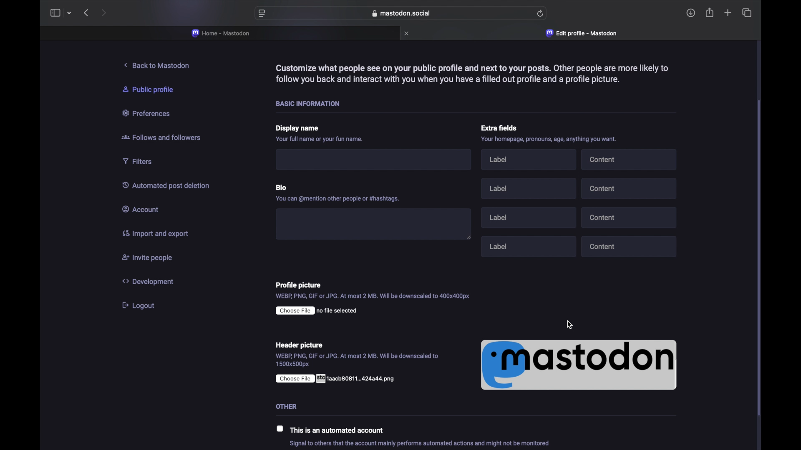 The image size is (801, 450). Describe the element at coordinates (299, 344) in the screenshot. I see `Header picture` at that location.